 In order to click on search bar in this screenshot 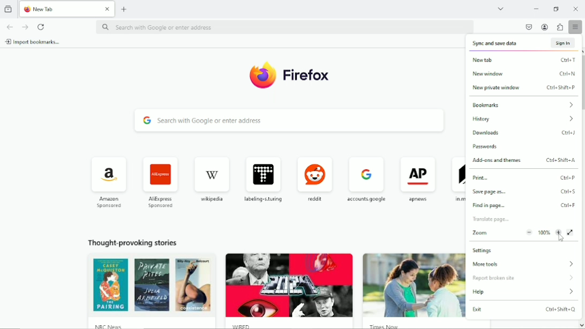, I will do `click(288, 121)`.